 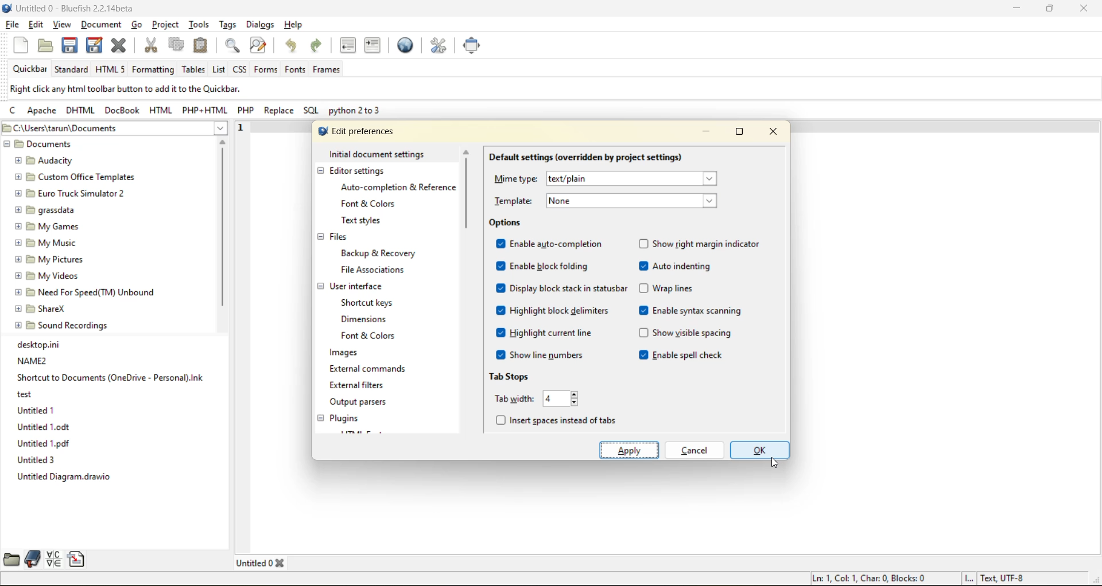 I want to click on html, so click(x=161, y=110).